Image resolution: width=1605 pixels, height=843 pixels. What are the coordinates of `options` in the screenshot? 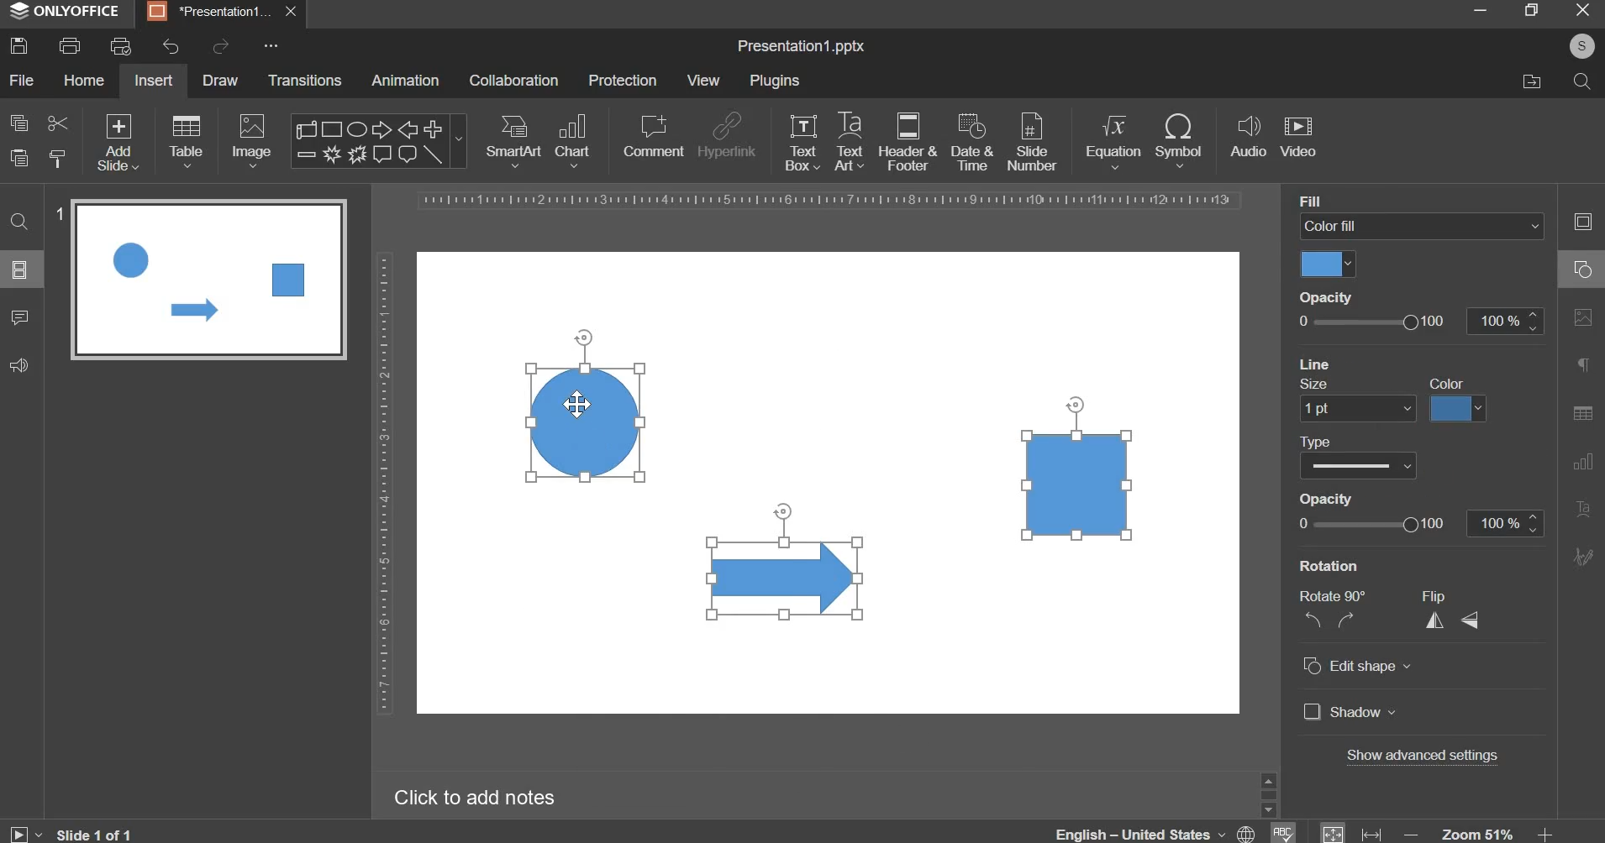 It's located at (271, 41).